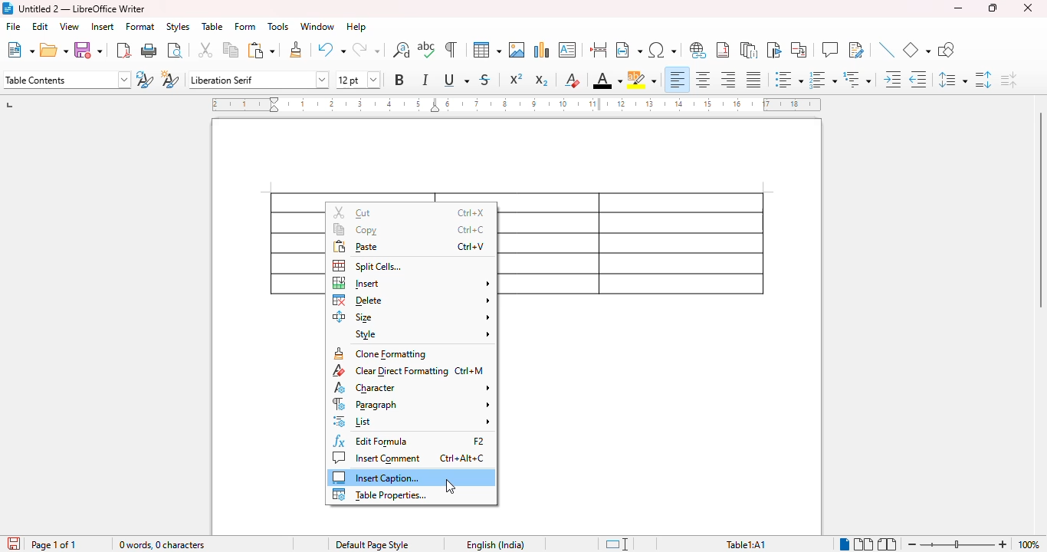 The image size is (1047, 552). What do you see at coordinates (1038, 210) in the screenshot?
I see `vertical scroll bar` at bounding box center [1038, 210].